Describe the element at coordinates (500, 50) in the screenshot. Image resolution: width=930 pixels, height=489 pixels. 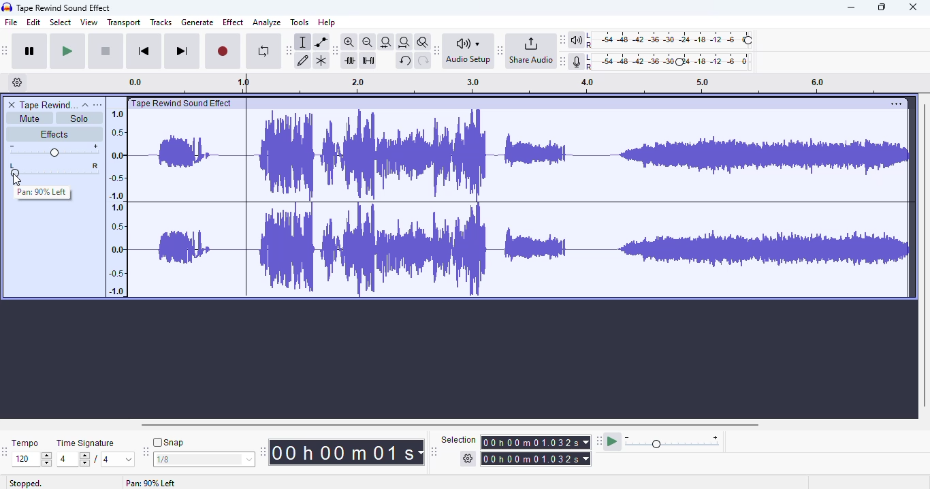
I see `audacity share audio toolbar` at that location.